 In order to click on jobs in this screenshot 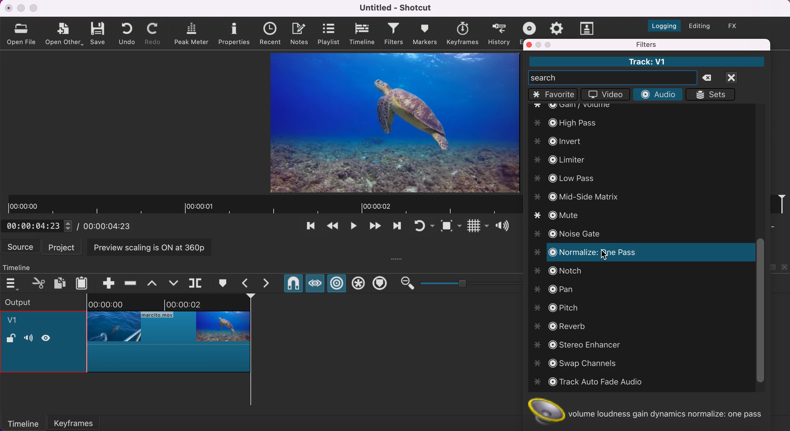, I will do `click(557, 27)`.